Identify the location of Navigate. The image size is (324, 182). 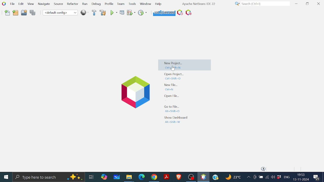
(44, 5).